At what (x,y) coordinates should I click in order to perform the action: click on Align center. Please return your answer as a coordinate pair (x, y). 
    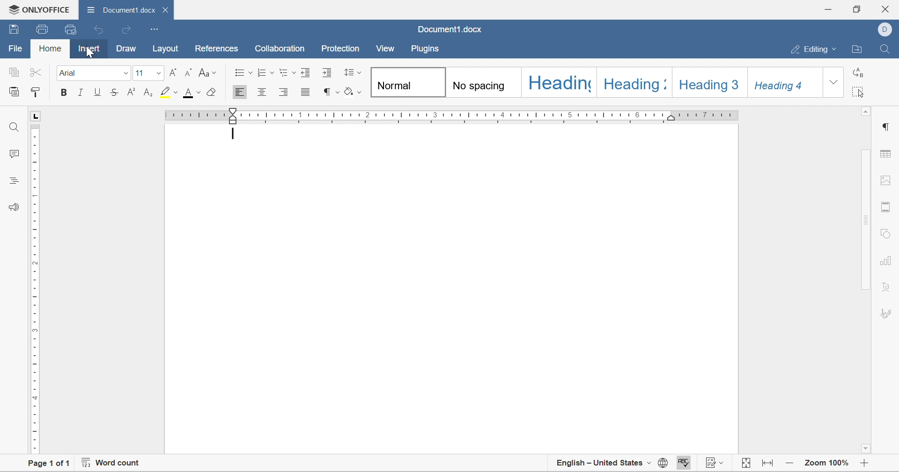
    Looking at the image, I should click on (263, 93).